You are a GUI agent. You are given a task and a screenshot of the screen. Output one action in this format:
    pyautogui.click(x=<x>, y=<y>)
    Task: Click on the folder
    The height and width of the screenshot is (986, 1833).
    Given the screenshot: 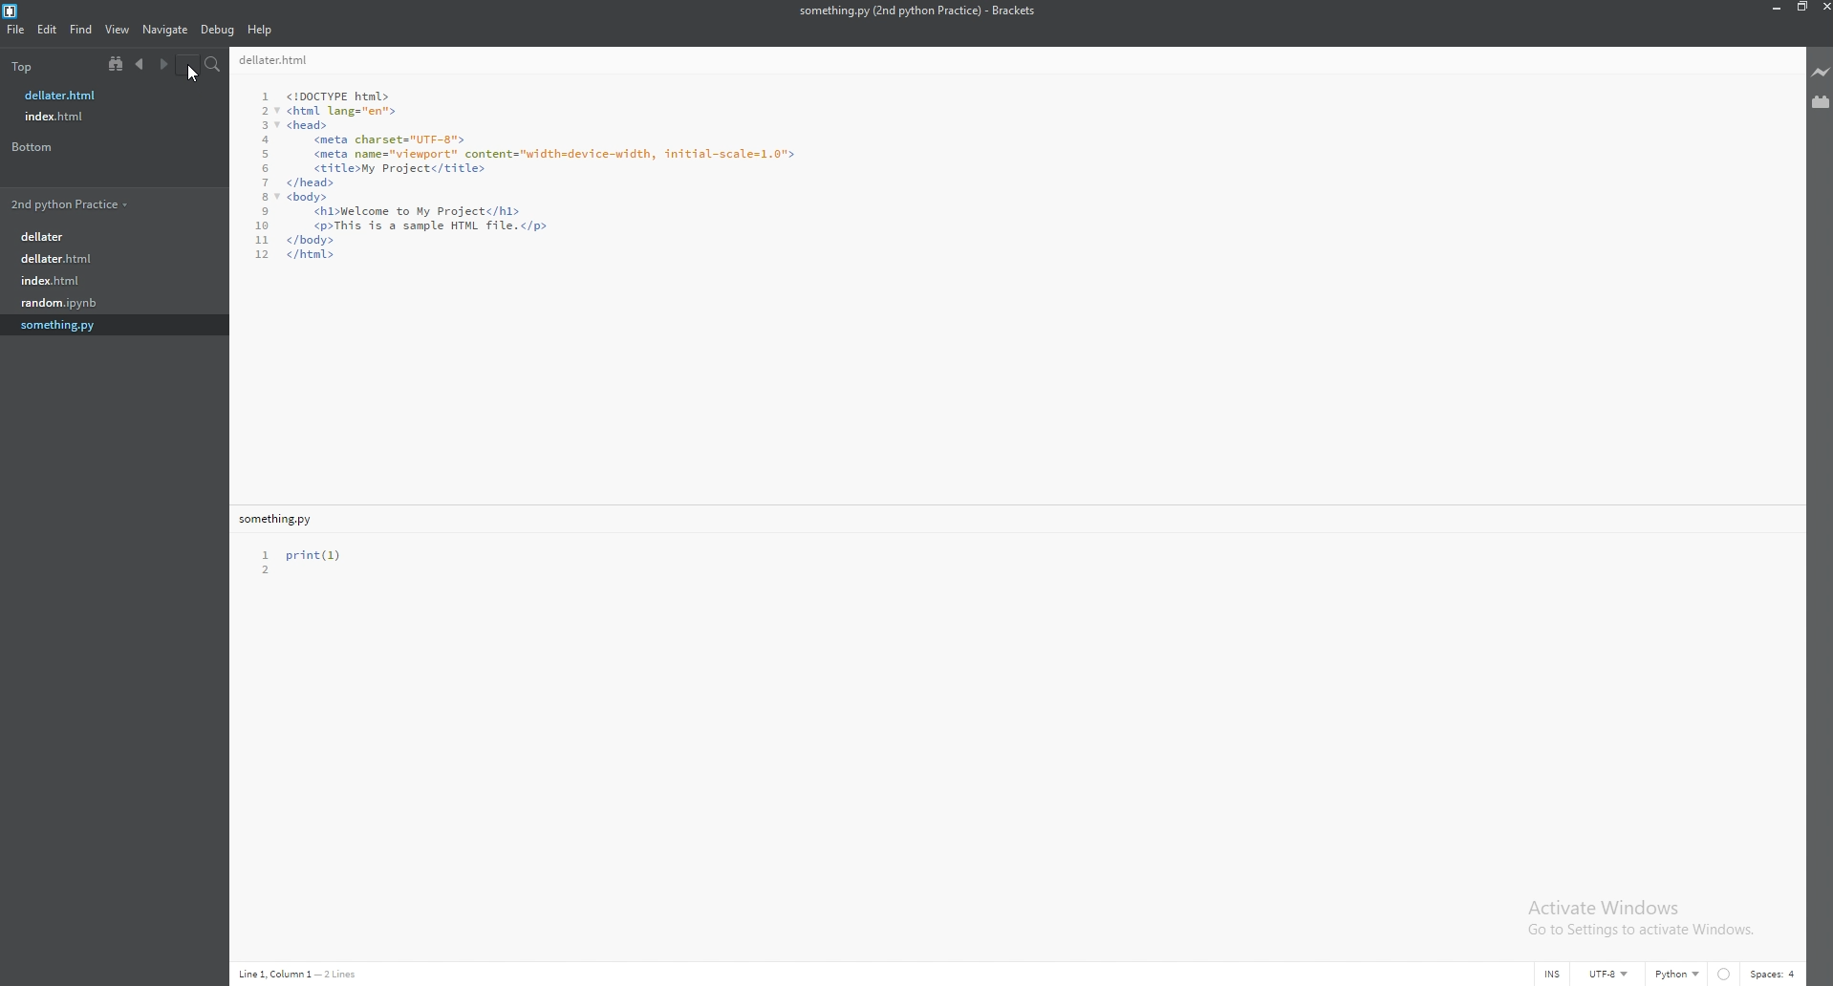 What is the action you would take?
    pyautogui.click(x=115, y=203)
    